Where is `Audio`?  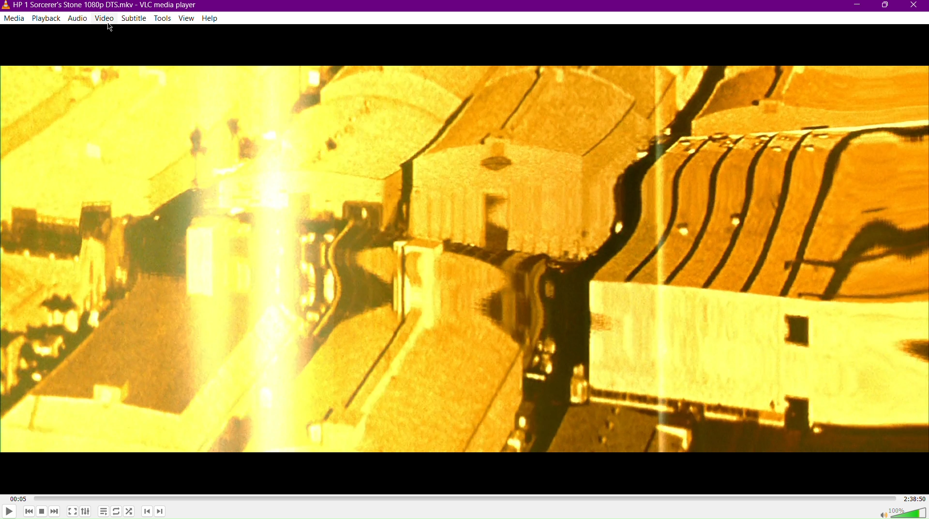
Audio is located at coordinates (80, 19).